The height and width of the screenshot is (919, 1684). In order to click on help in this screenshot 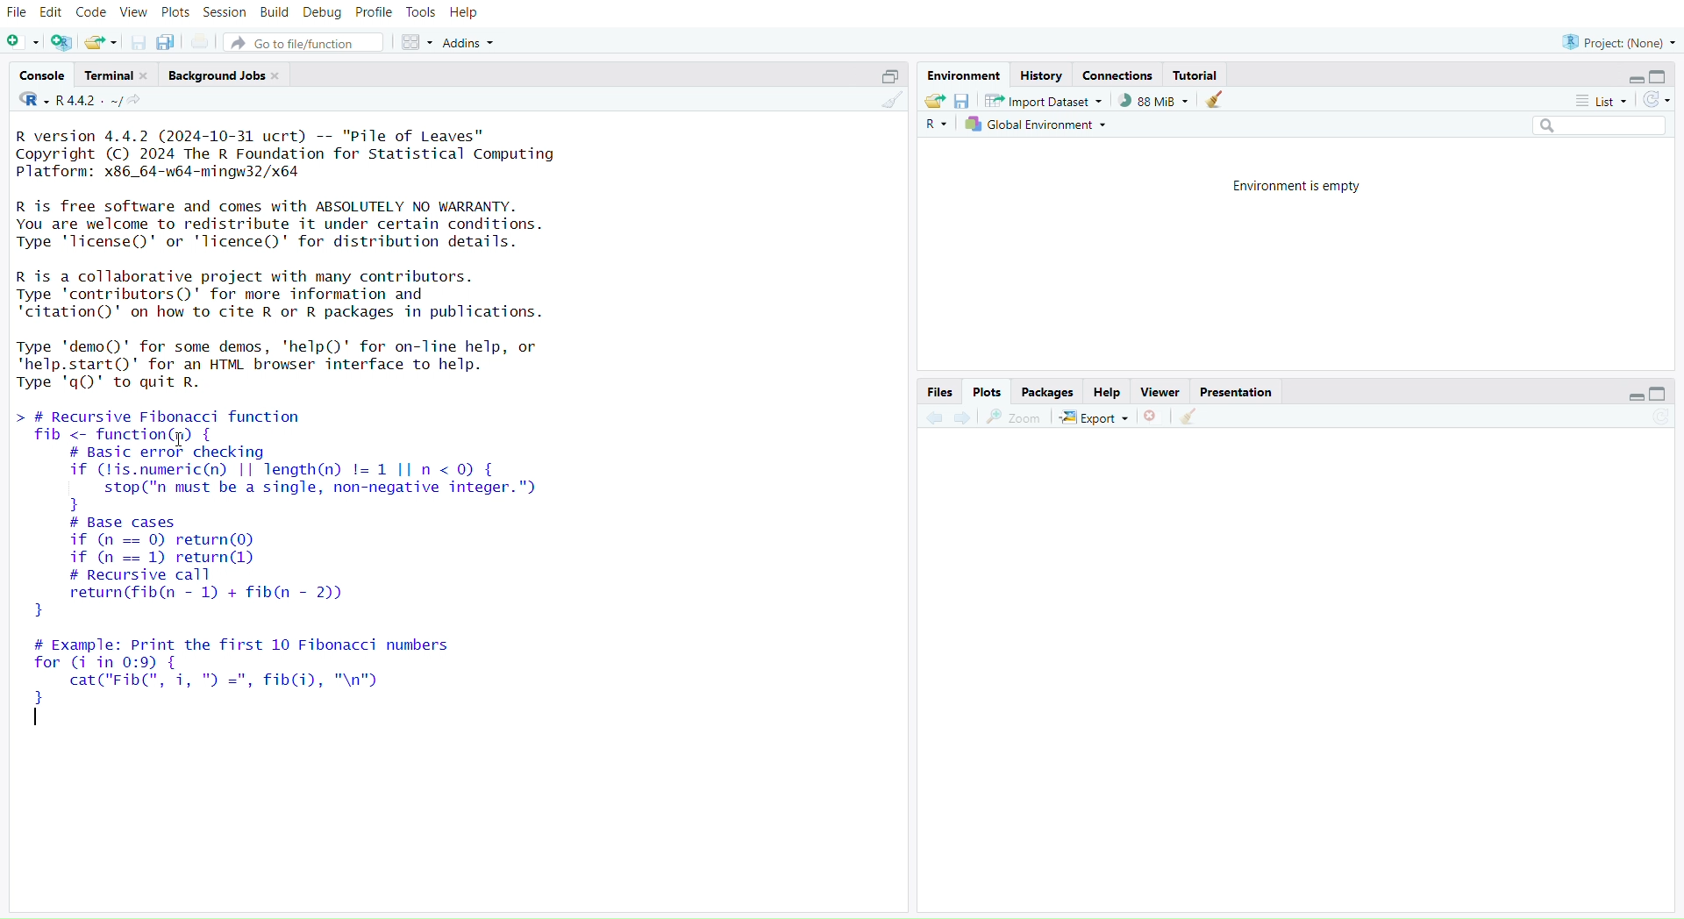, I will do `click(465, 14)`.